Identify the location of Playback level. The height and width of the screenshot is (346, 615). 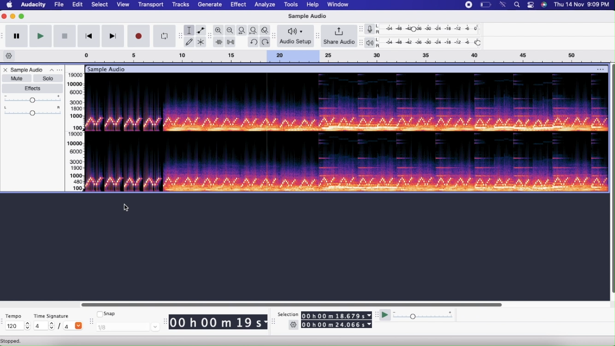
(433, 42).